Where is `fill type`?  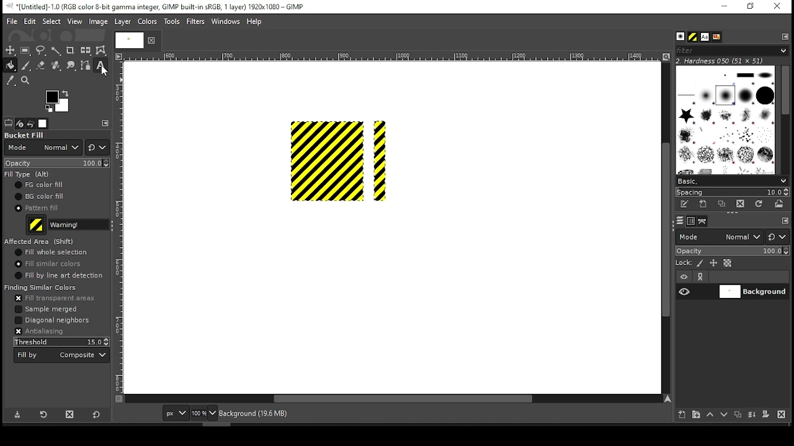
fill type is located at coordinates (79, 224).